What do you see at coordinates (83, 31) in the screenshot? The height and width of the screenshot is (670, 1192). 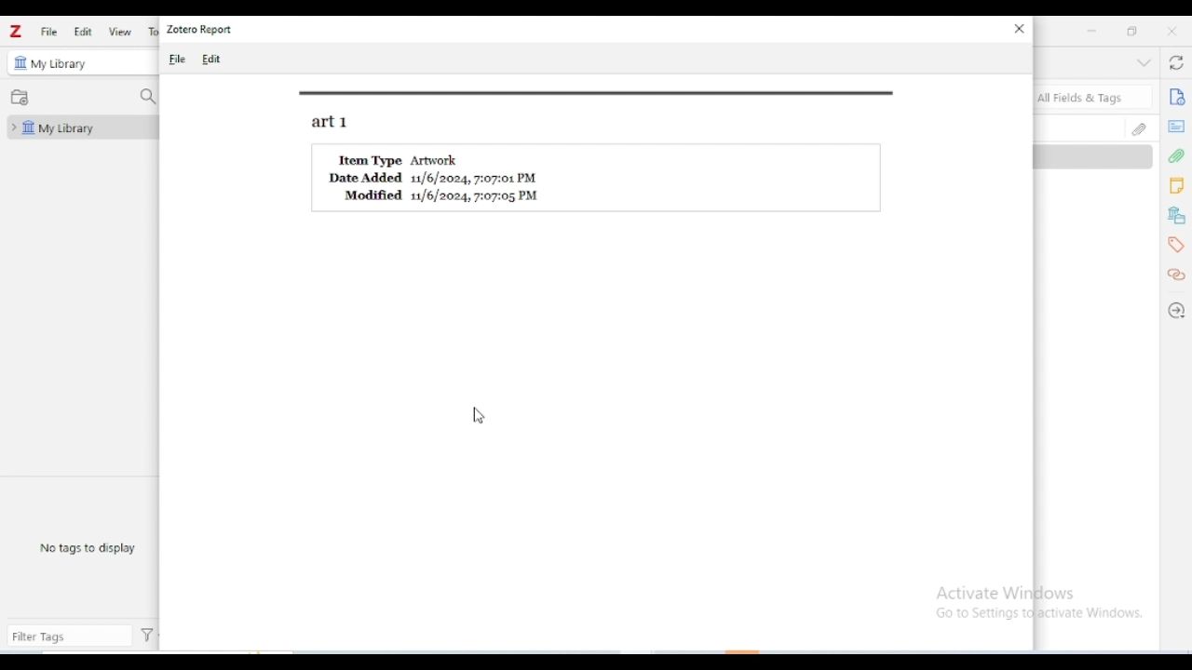 I see `edit` at bounding box center [83, 31].